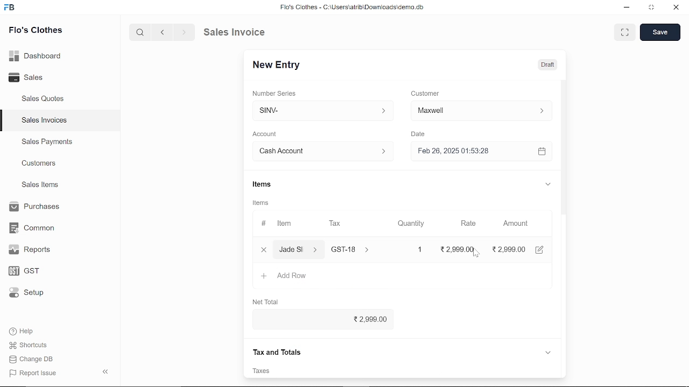 The width and height of the screenshot is (689, 387). Describe the element at coordinates (39, 163) in the screenshot. I see `Customers.` at that location.